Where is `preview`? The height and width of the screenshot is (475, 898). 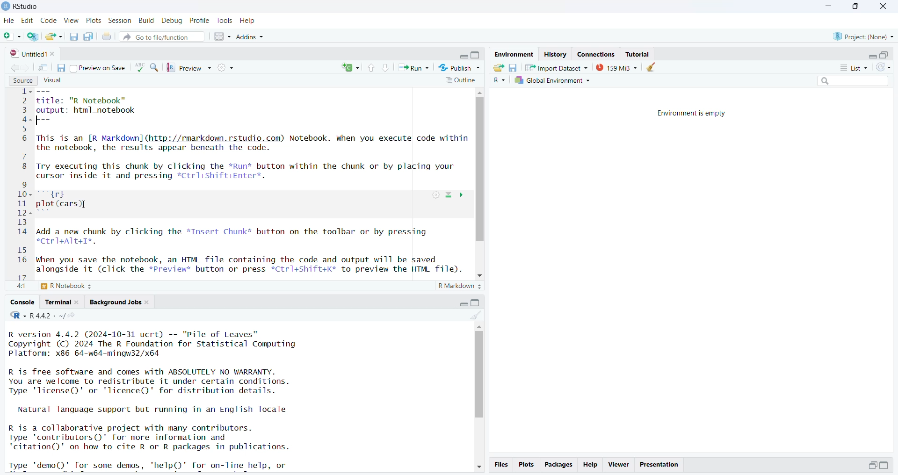
preview is located at coordinates (191, 68).